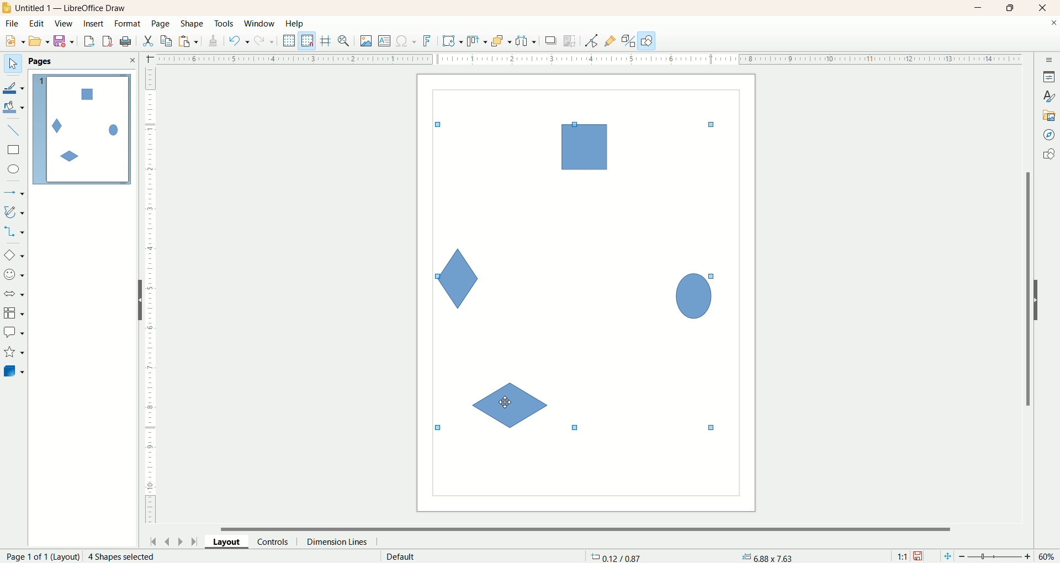 The width and height of the screenshot is (1060, 563). Describe the element at coordinates (166, 540) in the screenshot. I see `previous page` at that location.